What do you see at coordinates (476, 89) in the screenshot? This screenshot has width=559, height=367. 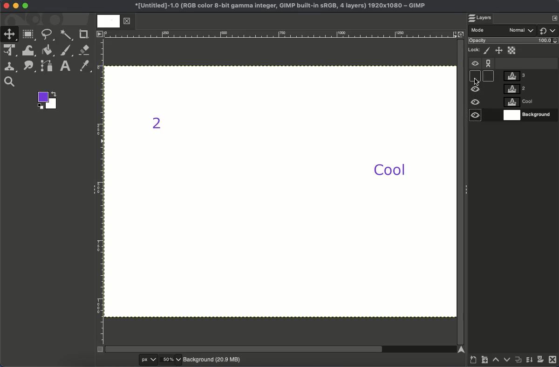 I see `Visible` at bounding box center [476, 89].